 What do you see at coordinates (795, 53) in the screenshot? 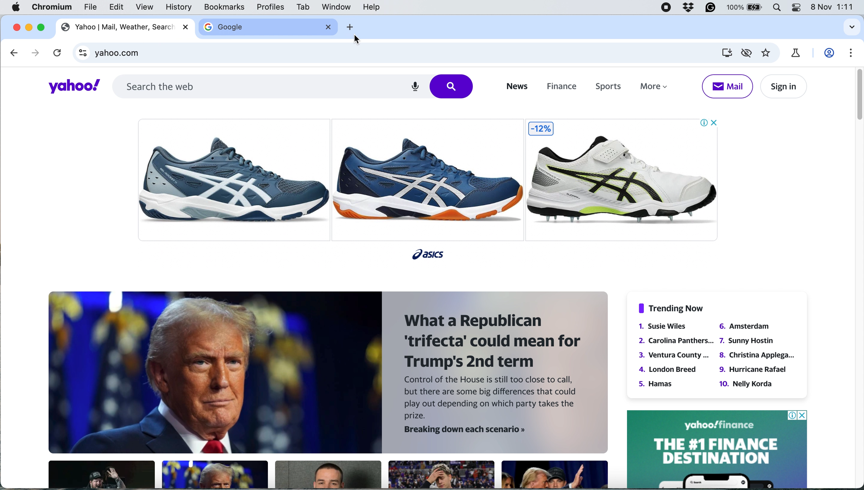
I see `chrome labs` at bounding box center [795, 53].